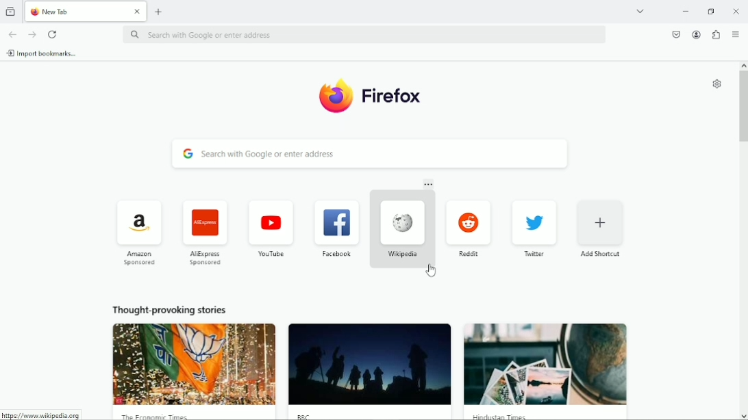 The width and height of the screenshot is (748, 420). What do you see at coordinates (536, 227) in the screenshot?
I see `Twitter` at bounding box center [536, 227].